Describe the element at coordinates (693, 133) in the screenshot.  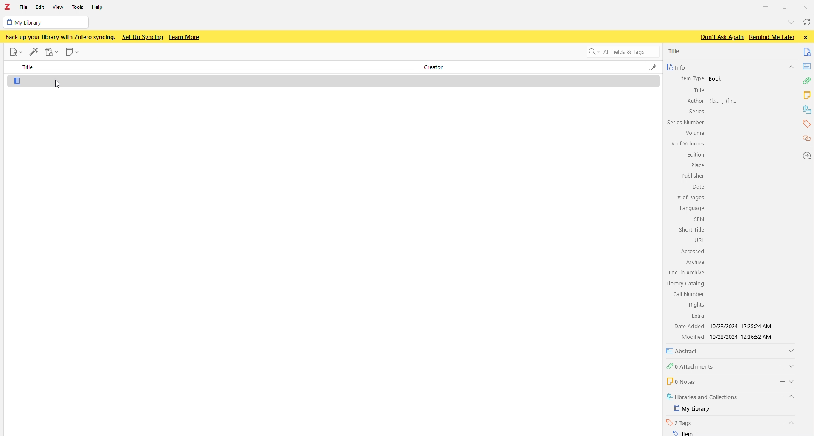
I see `‘Volume` at that location.